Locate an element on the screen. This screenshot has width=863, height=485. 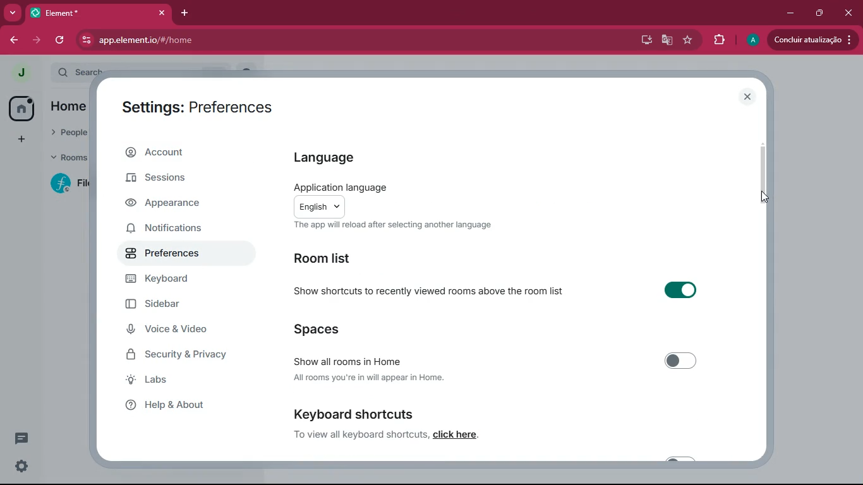
application language is located at coordinates (339, 186).